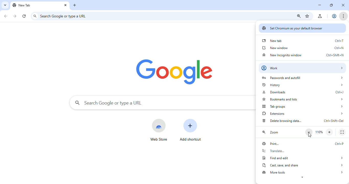 This screenshot has height=184, width=349. What do you see at coordinates (320, 132) in the screenshot?
I see `110%` at bounding box center [320, 132].